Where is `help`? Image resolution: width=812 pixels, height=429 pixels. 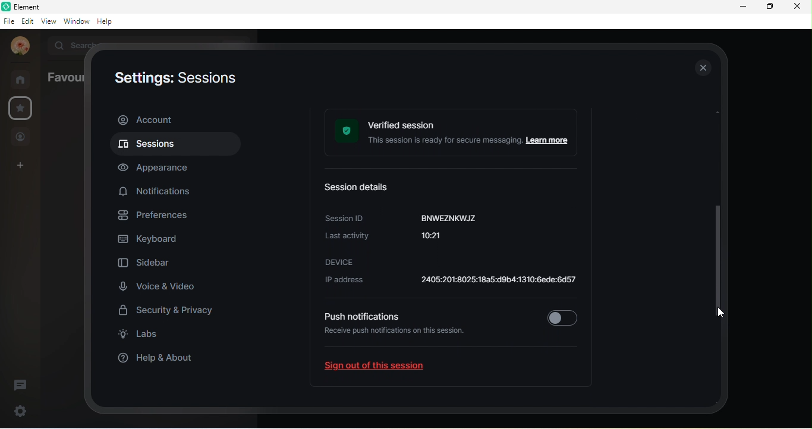 help is located at coordinates (108, 22).